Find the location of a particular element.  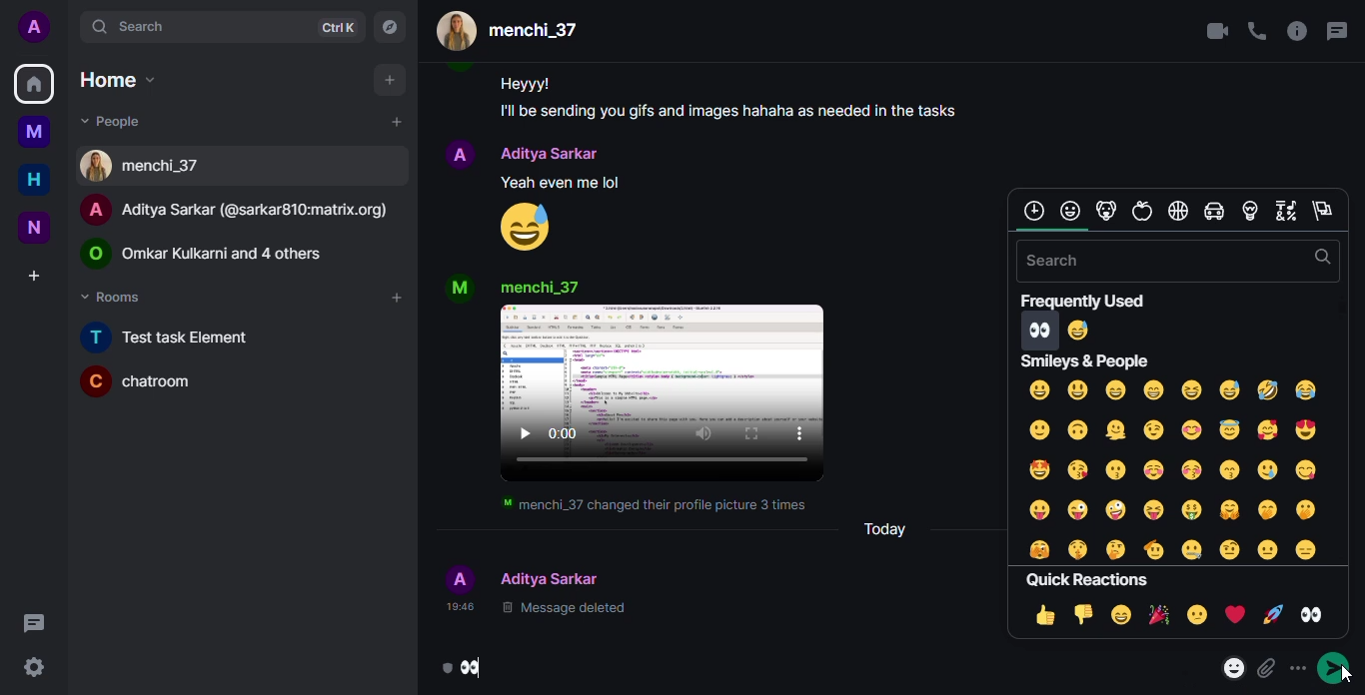

menchi_37 changed their profile picture 3 times is located at coordinates (654, 506).